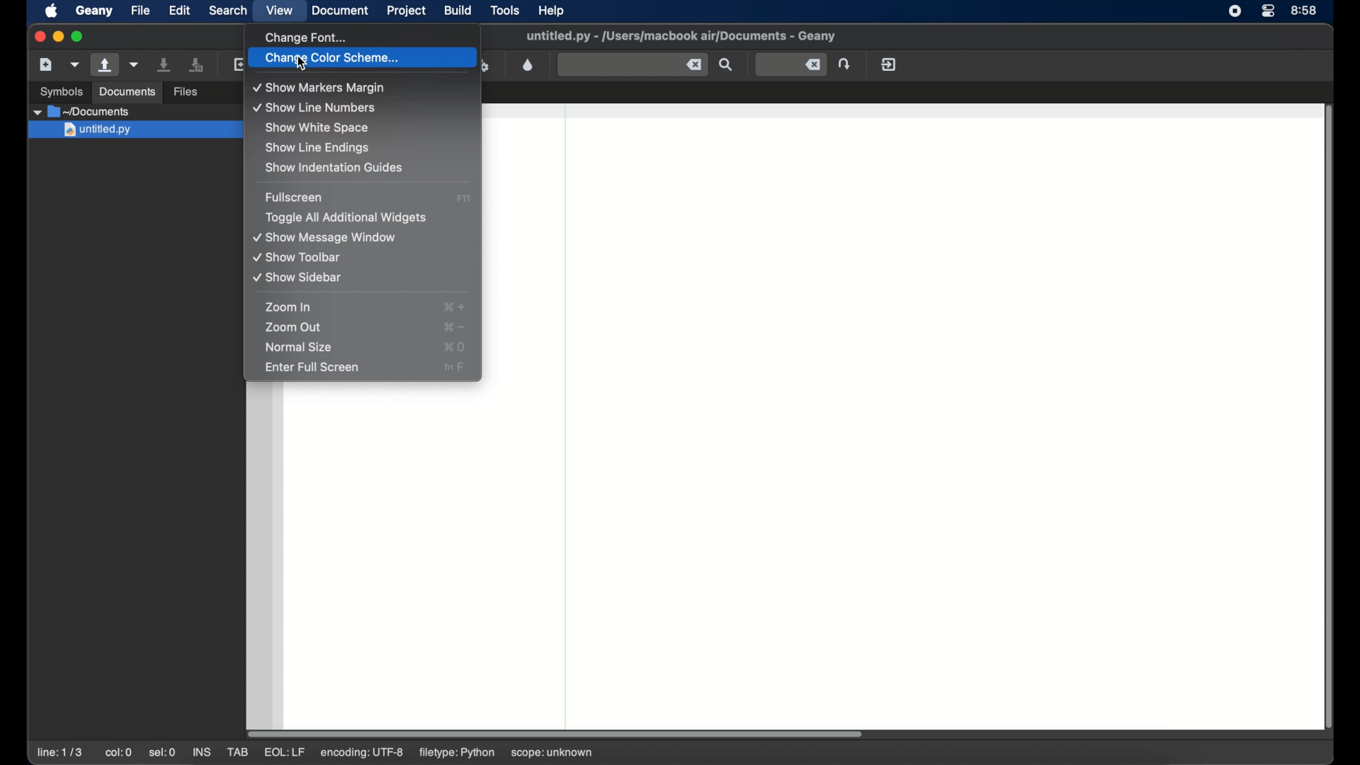 This screenshot has width=1360, height=765. What do you see at coordinates (459, 10) in the screenshot?
I see `build` at bounding box center [459, 10].